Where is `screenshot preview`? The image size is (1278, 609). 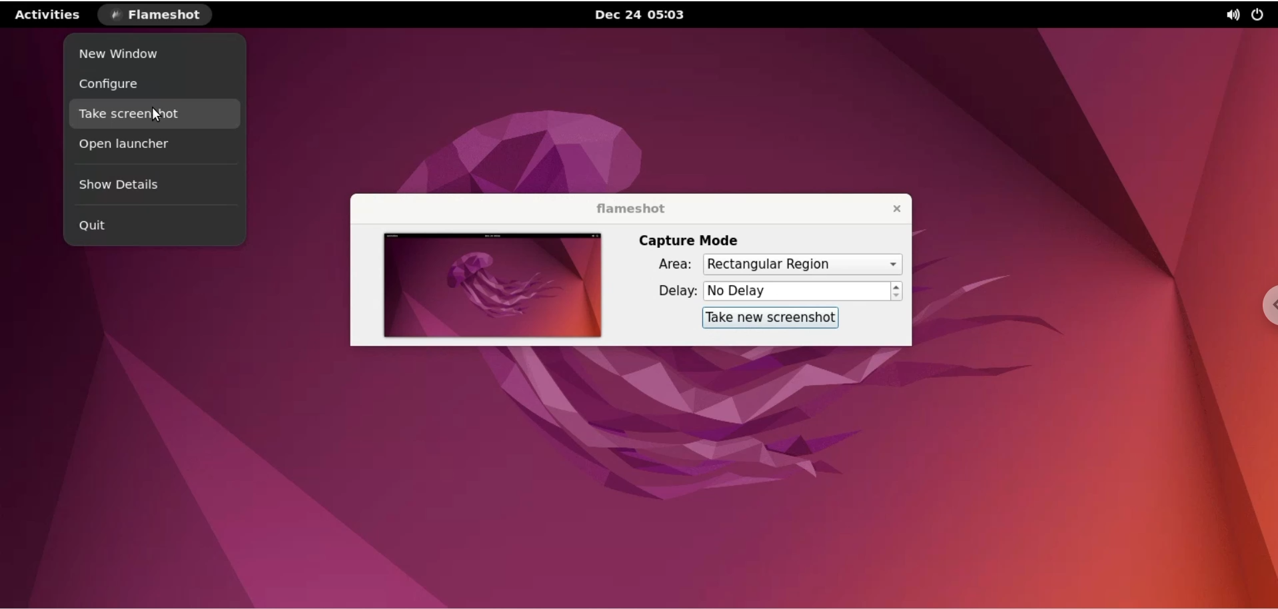
screenshot preview is located at coordinates (485, 285).